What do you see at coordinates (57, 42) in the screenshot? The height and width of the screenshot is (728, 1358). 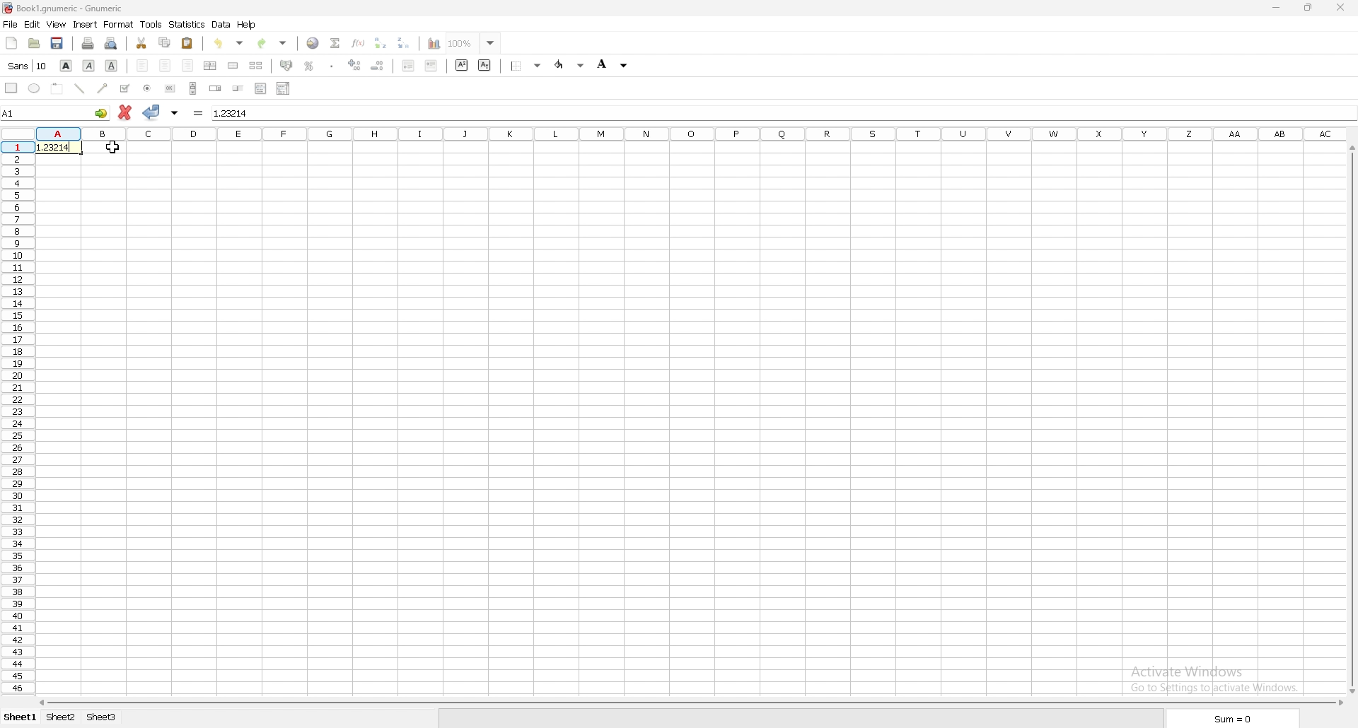 I see `save` at bounding box center [57, 42].